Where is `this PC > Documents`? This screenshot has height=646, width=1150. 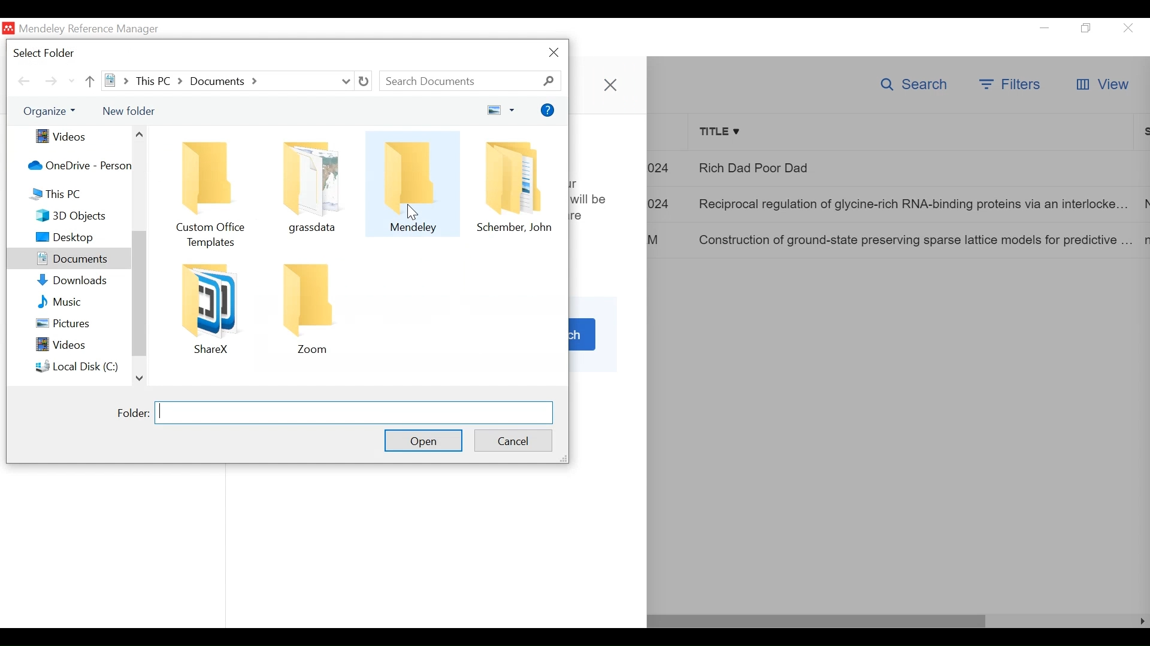
this PC > Documents is located at coordinates (228, 80).